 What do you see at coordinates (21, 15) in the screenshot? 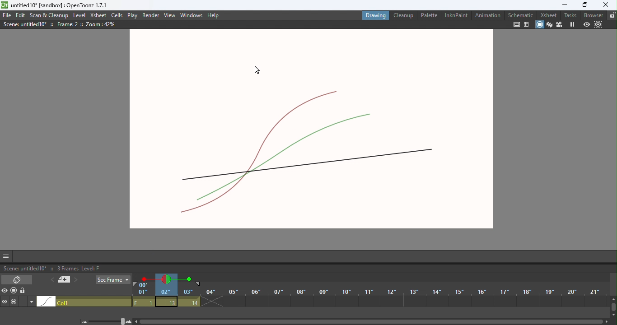
I see `Edit` at bounding box center [21, 15].